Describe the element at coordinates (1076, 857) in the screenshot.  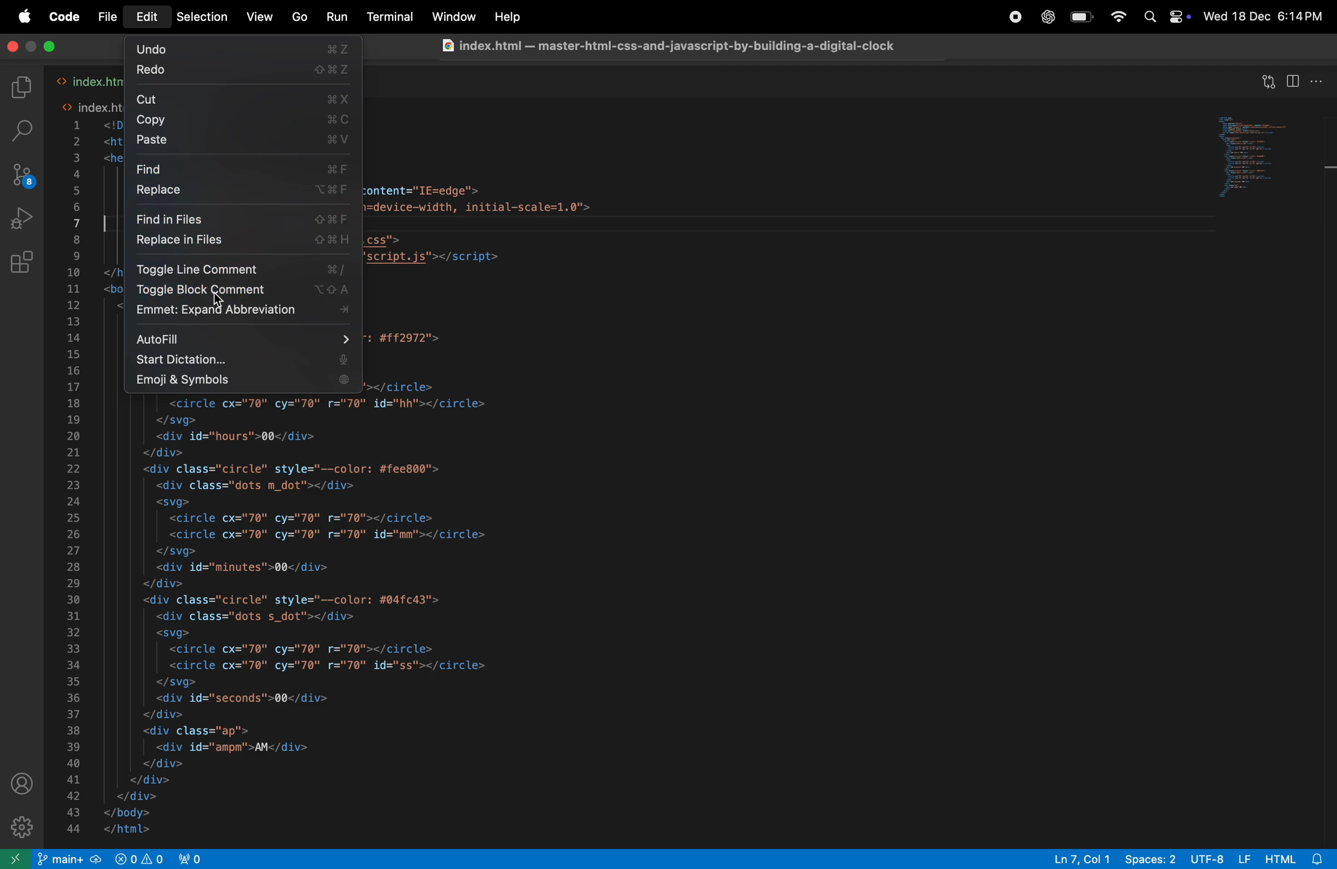
I see `ln col 7 and 1` at that location.